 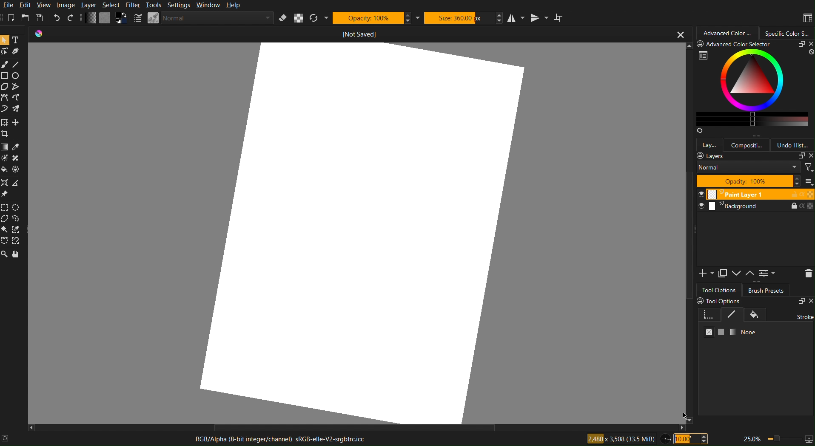 I want to click on Eraser, so click(x=284, y=18).